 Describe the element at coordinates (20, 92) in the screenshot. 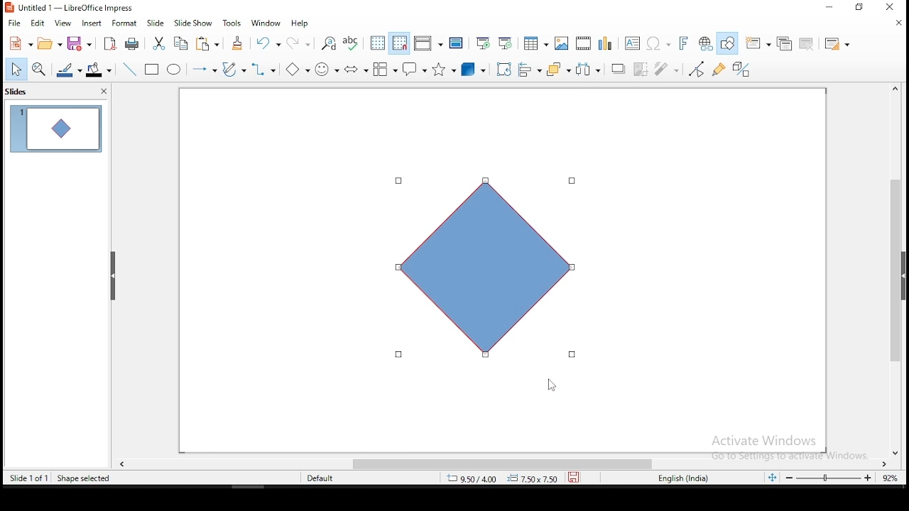

I see `slides` at that location.